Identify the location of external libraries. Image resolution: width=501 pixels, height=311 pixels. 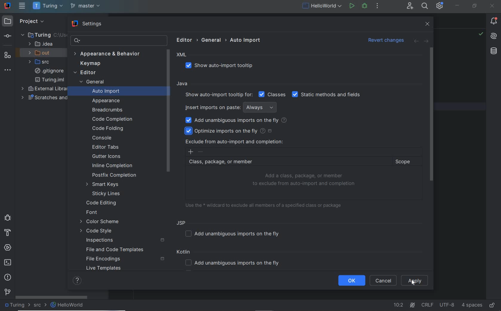
(45, 89).